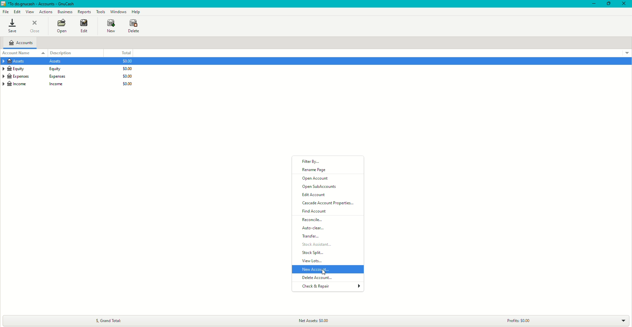 This screenshot has width=632, height=327. What do you see at coordinates (323, 271) in the screenshot?
I see `mouse pointer` at bounding box center [323, 271].